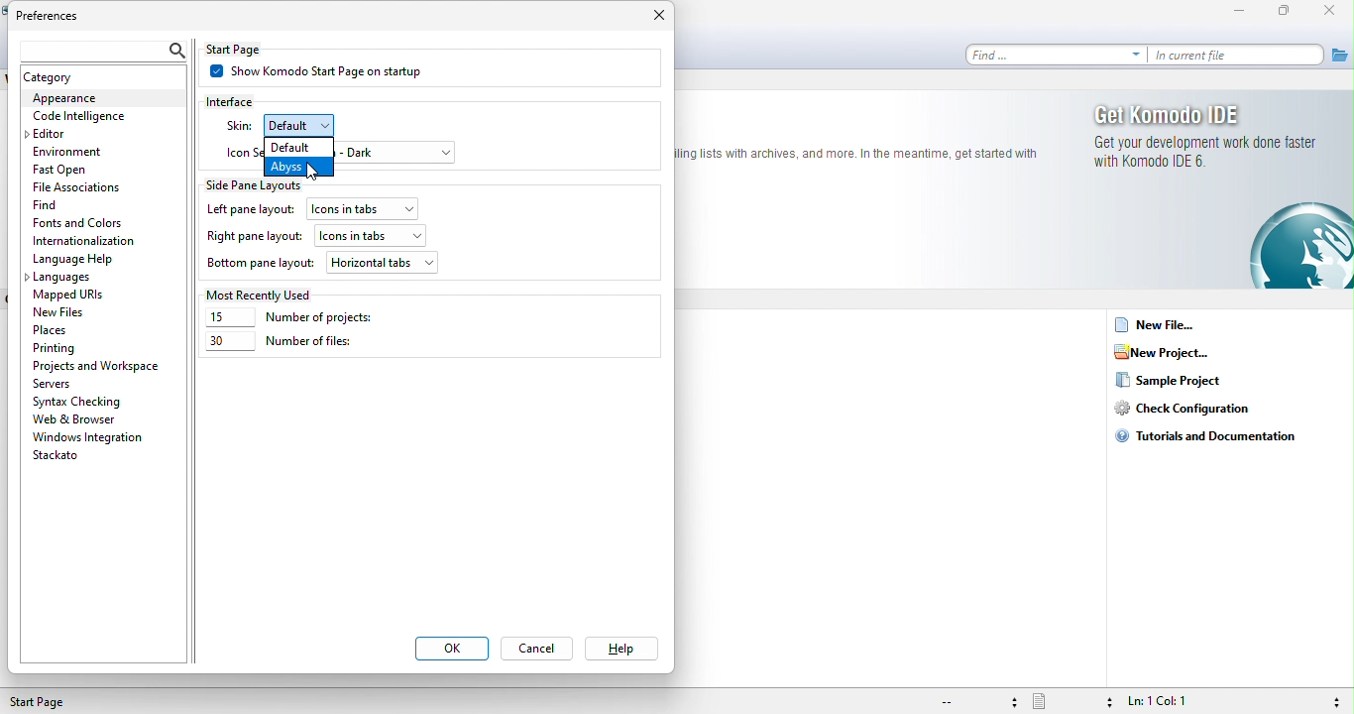  Describe the element at coordinates (397, 152) in the screenshot. I see `dark` at that location.